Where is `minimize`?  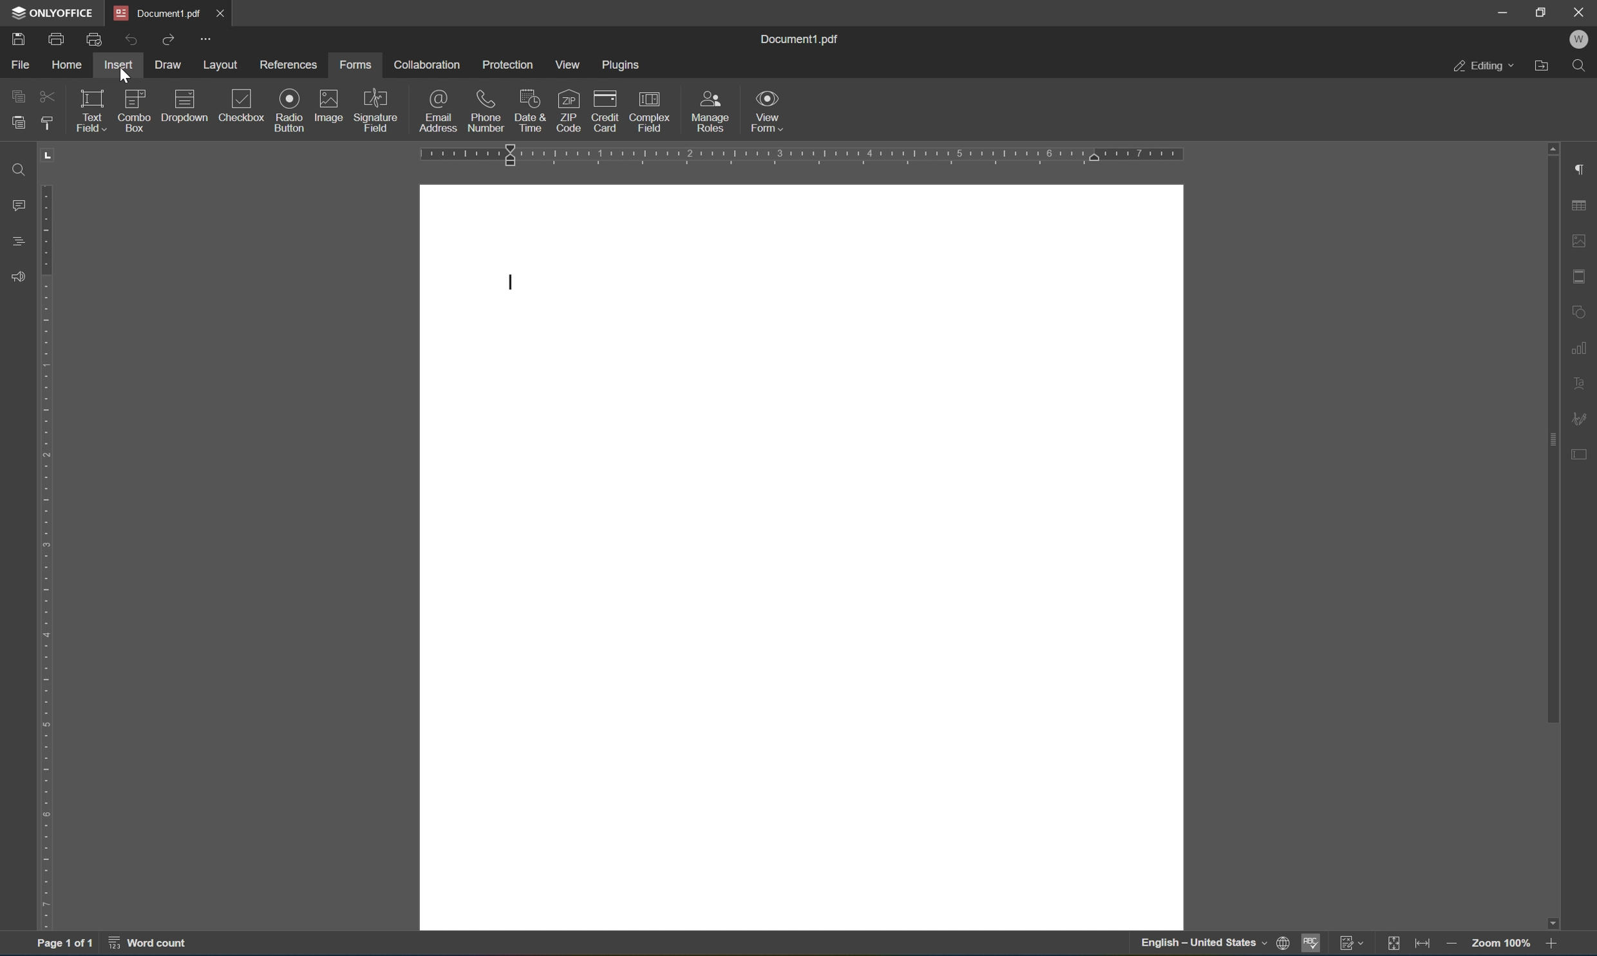 minimize is located at coordinates (1502, 11).